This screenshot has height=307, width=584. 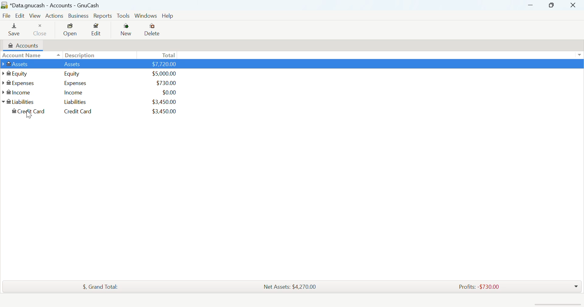 I want to click on File, so click(x=6, y=15).